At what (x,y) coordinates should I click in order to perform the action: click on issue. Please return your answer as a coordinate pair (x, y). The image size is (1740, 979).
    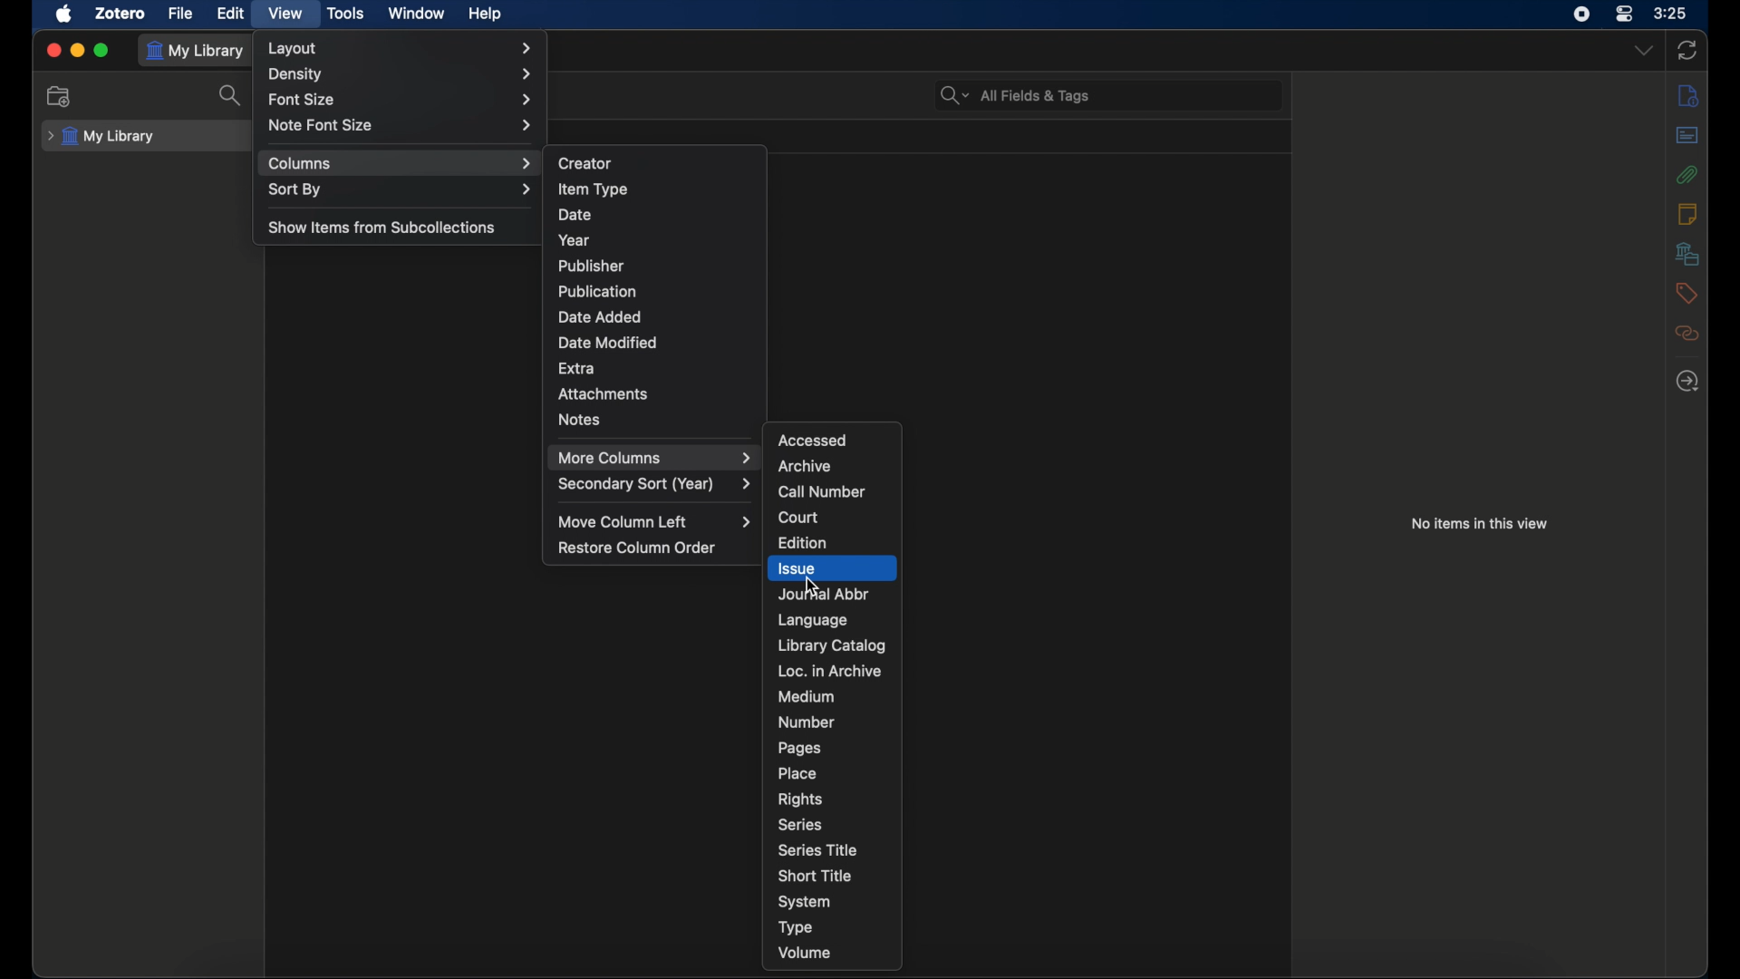
    Looking at the image, I should click on (827, 568).